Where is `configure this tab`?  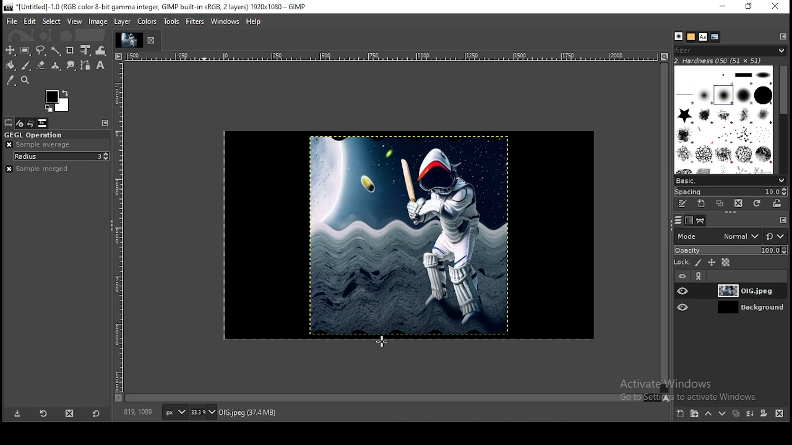
configure this tab is located at coordinates (781, 36).